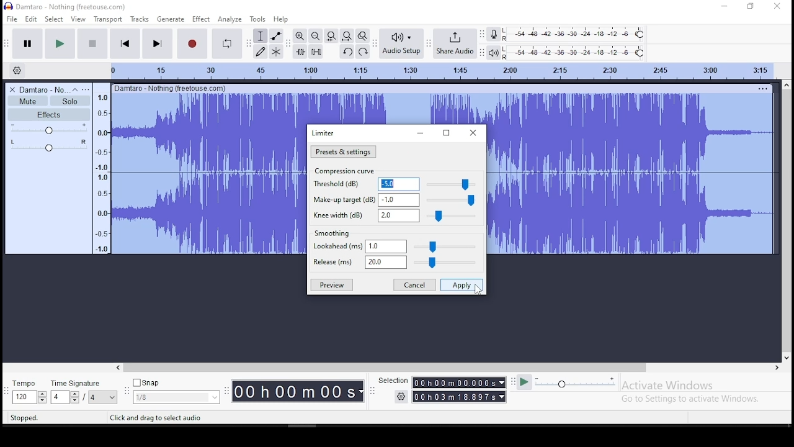 Image resolution: width=794 pixels, height=447 pixels. What do you see at coordinates (396, 200) in the screenshot?
I see `makeup target` at bounding box center [396, 200].